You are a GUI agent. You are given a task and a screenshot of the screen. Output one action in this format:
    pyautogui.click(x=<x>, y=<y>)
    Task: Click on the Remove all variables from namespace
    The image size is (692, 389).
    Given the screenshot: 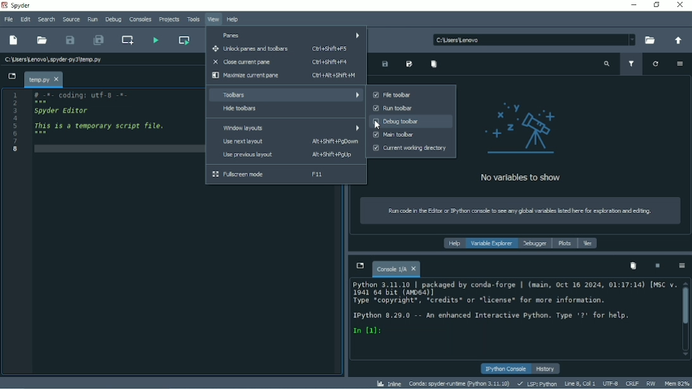 What is the action you would take?
    pyautogui.click(x=633, y=265)
    